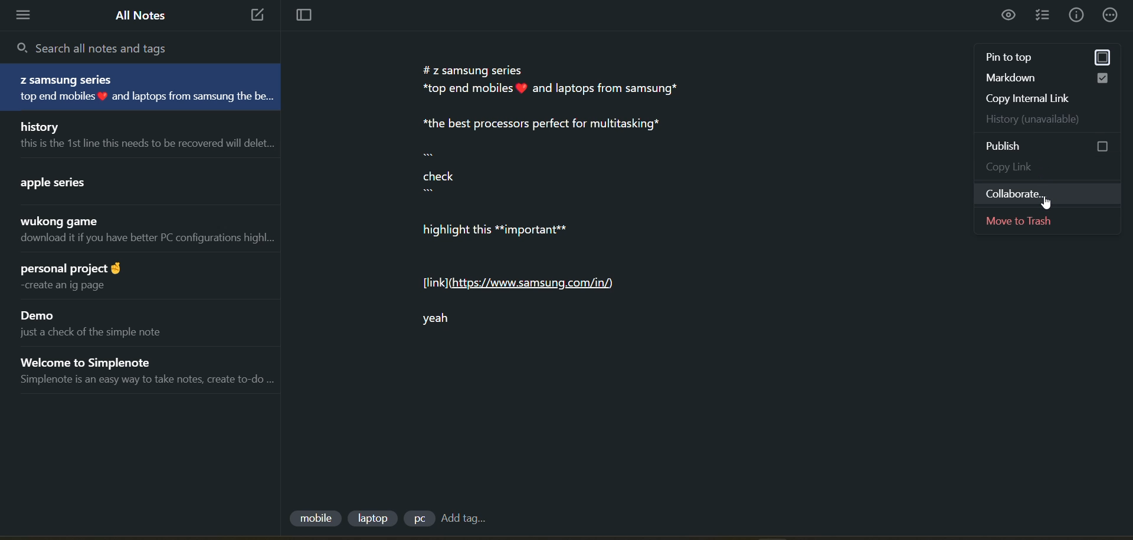 This screenshot has height=540, width=1133. I want to click on note title and preview, so click(142, 371).